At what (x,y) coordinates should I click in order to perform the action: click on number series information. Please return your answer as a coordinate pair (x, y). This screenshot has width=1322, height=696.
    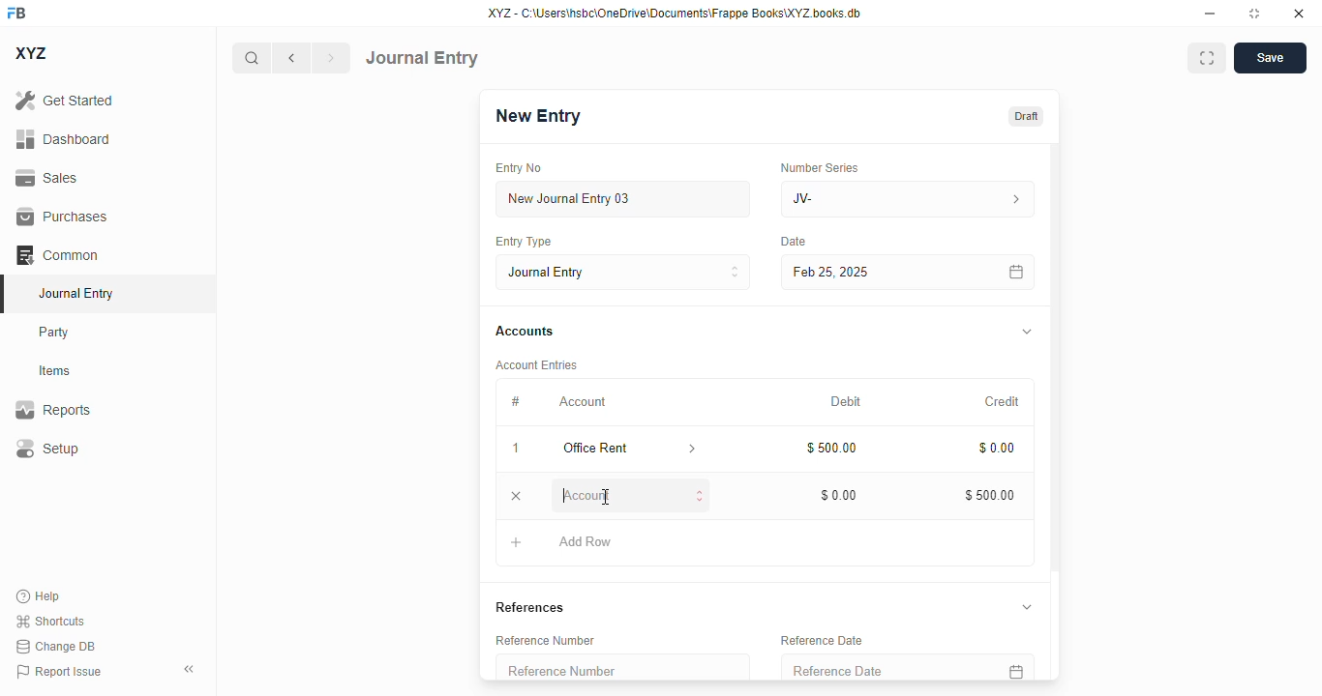
    Looking at the image, I should click on (1014, 200).